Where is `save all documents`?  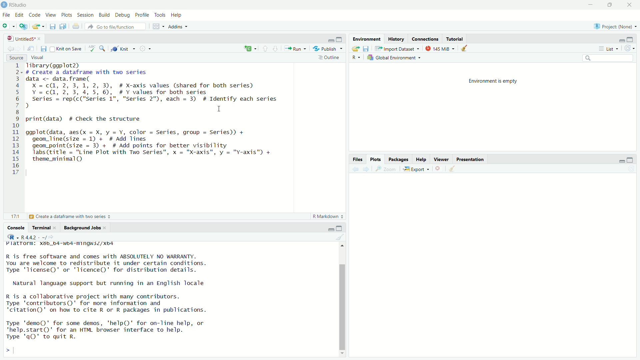 save all documents is located at coordinates (62, 26).